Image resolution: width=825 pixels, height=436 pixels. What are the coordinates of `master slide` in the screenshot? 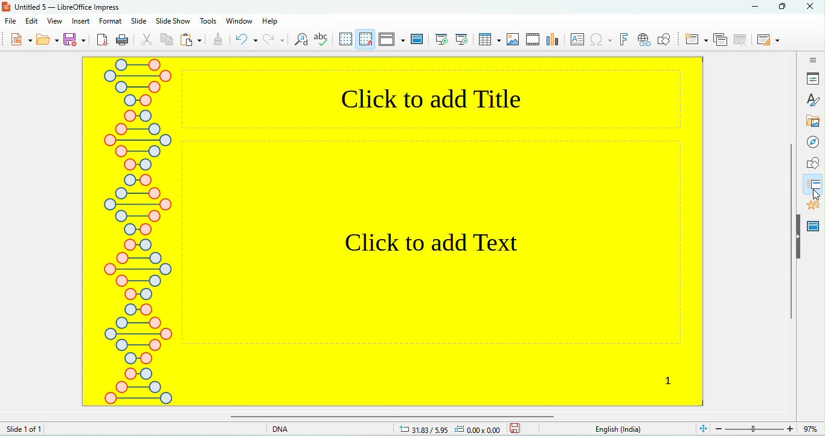 It's located at (815, 225).